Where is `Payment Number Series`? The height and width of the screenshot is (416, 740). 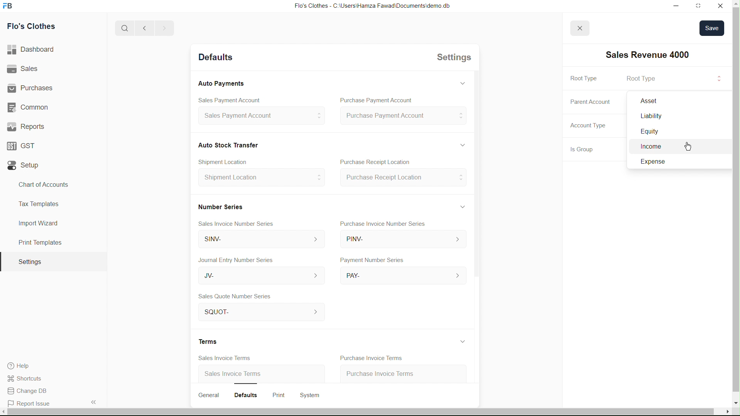 Payment Number Series is located at coordinates (374, 260).